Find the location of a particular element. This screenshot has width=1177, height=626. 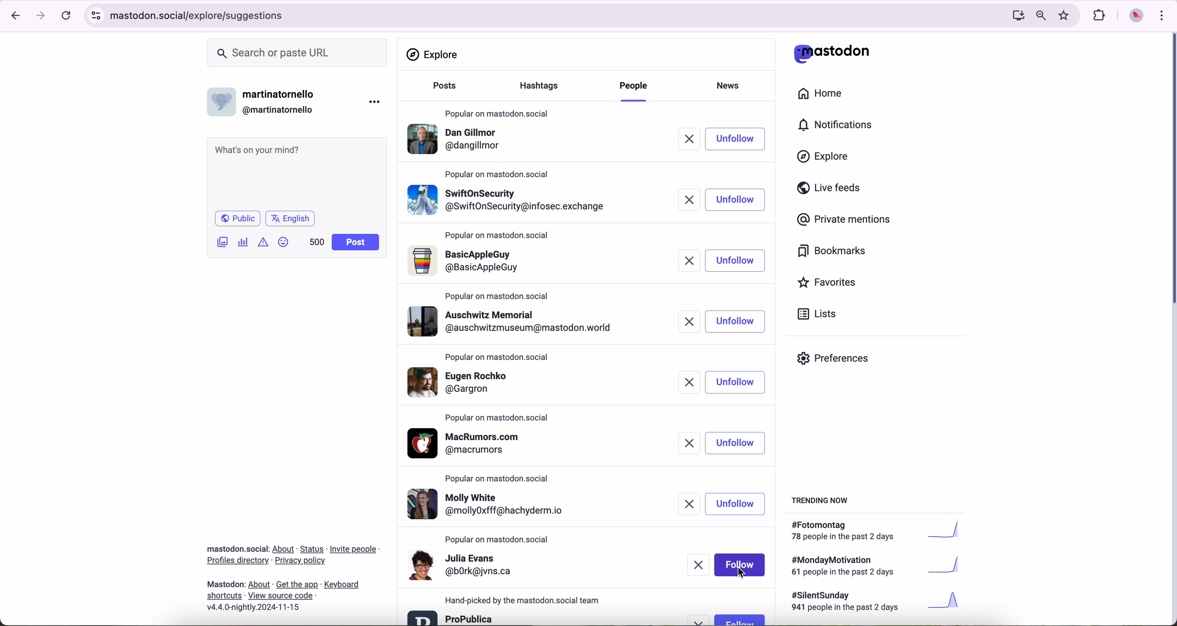

profile is located at coordinates (494, 505).